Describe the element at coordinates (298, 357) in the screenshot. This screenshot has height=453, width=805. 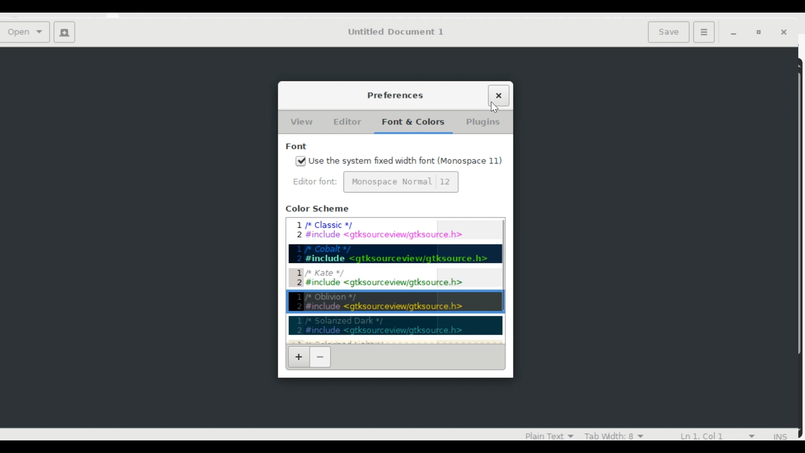
I see `Add a new color scheme` at that location.